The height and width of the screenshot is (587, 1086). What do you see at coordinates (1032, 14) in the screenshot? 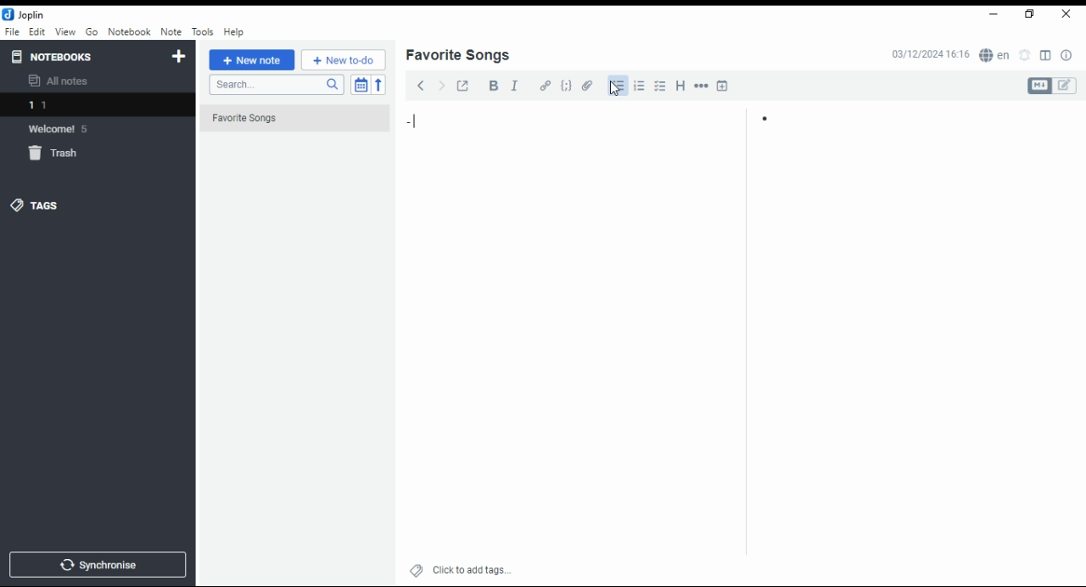
I see `restore` at bounding box center [1032, 14].